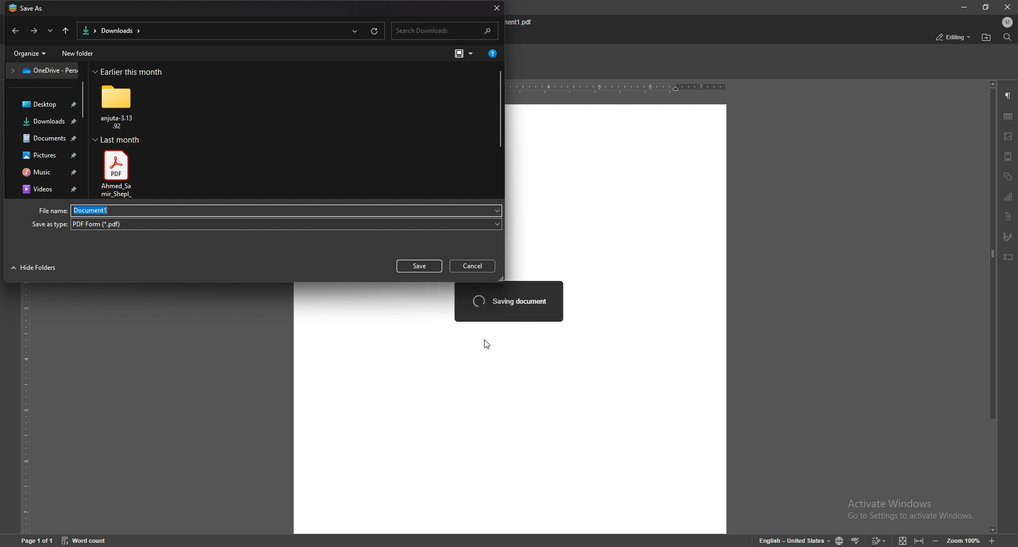  What do you see at coordinates (80, 54) in the screenshot?
I see `new folder` at bounding box center [80, 54].